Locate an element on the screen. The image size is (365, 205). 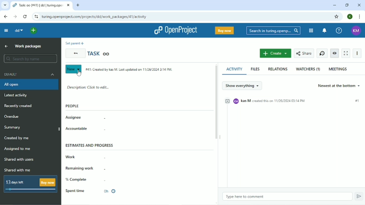
Vertical scrollbar  is located at coordinates (216, 103).